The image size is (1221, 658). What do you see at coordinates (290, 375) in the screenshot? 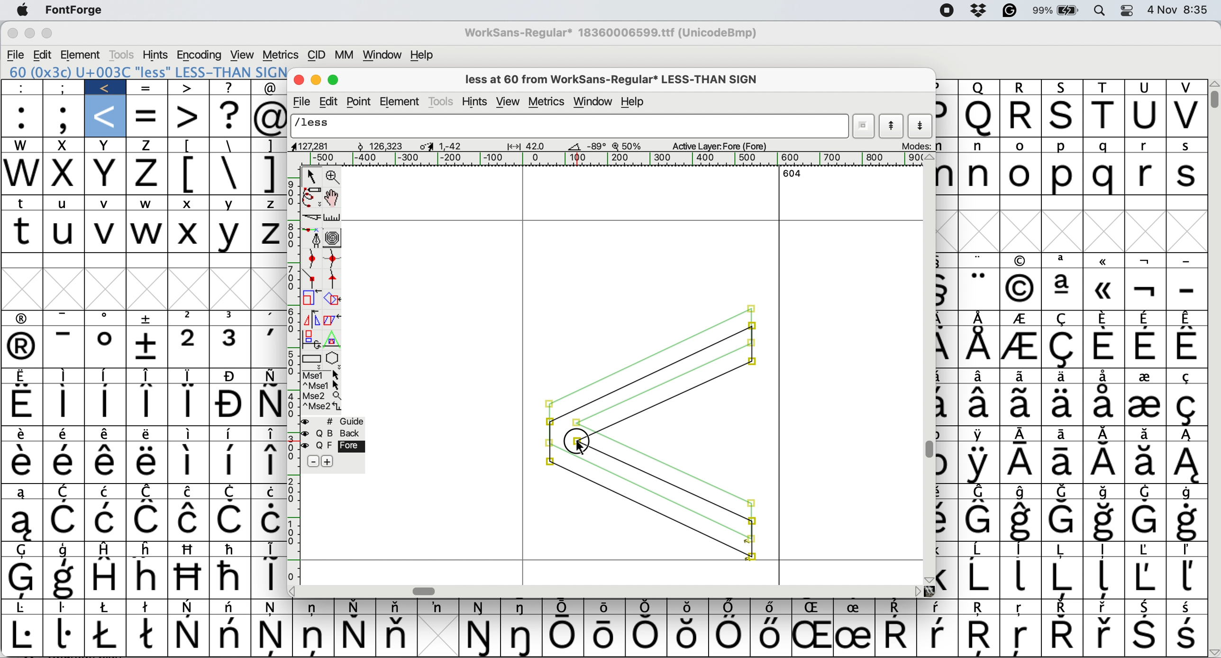
I see `vertical scale` at bounding box center [290, 375].